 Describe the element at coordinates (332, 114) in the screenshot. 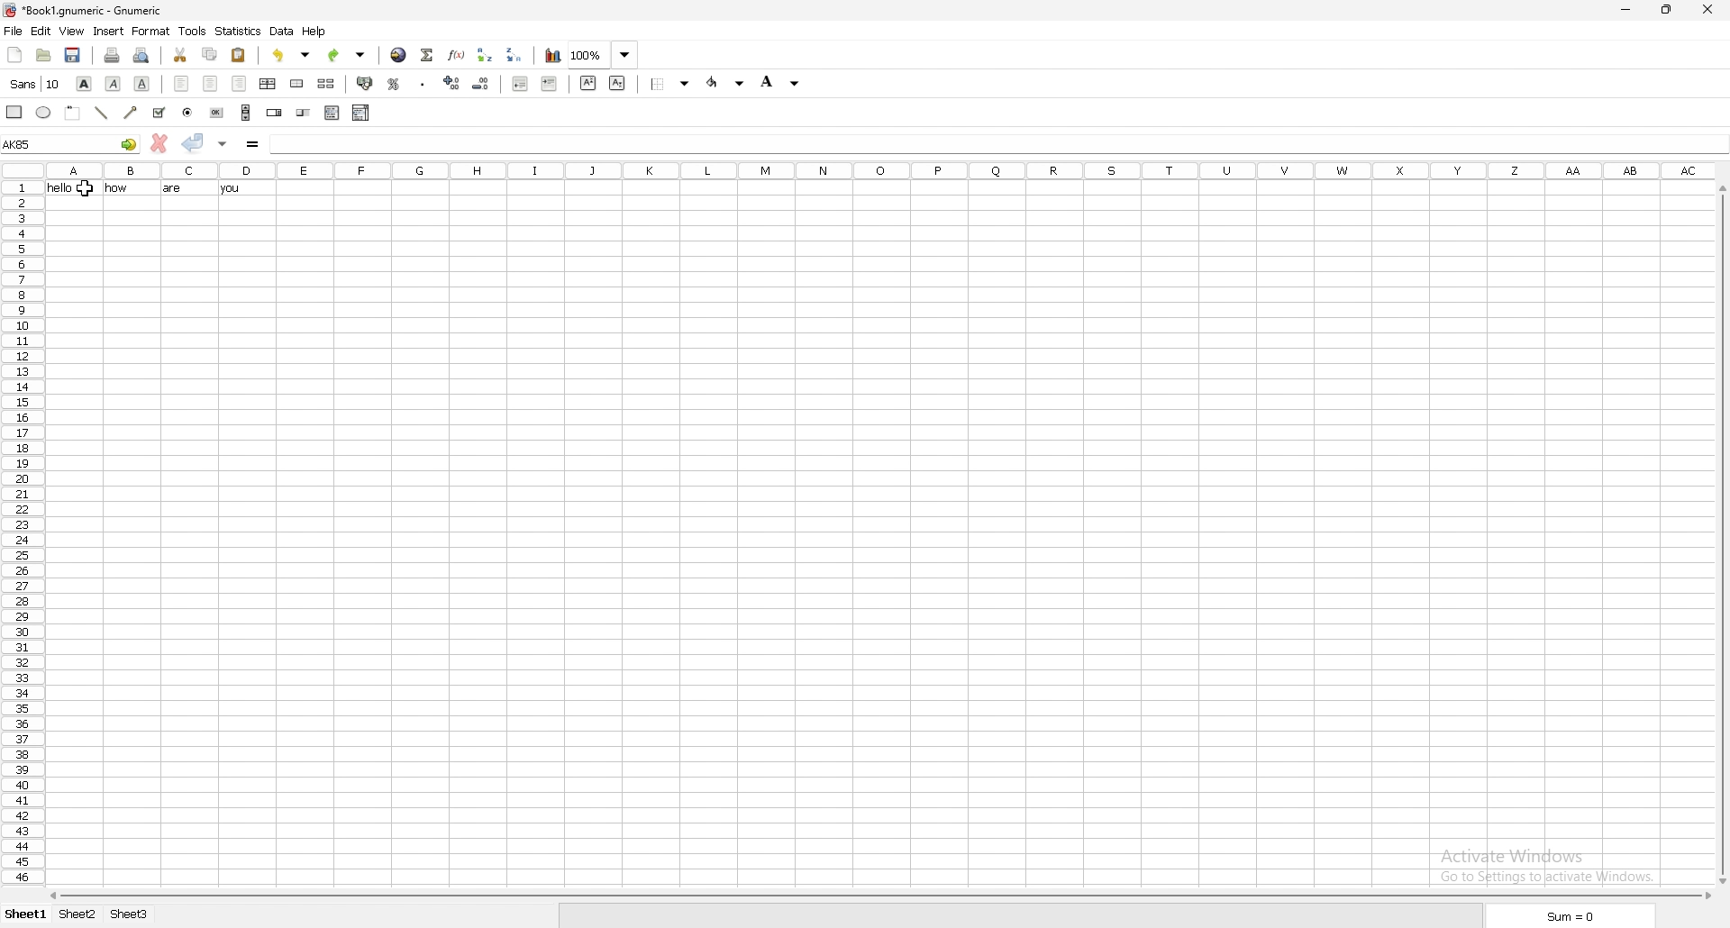

I see `list` at that location.